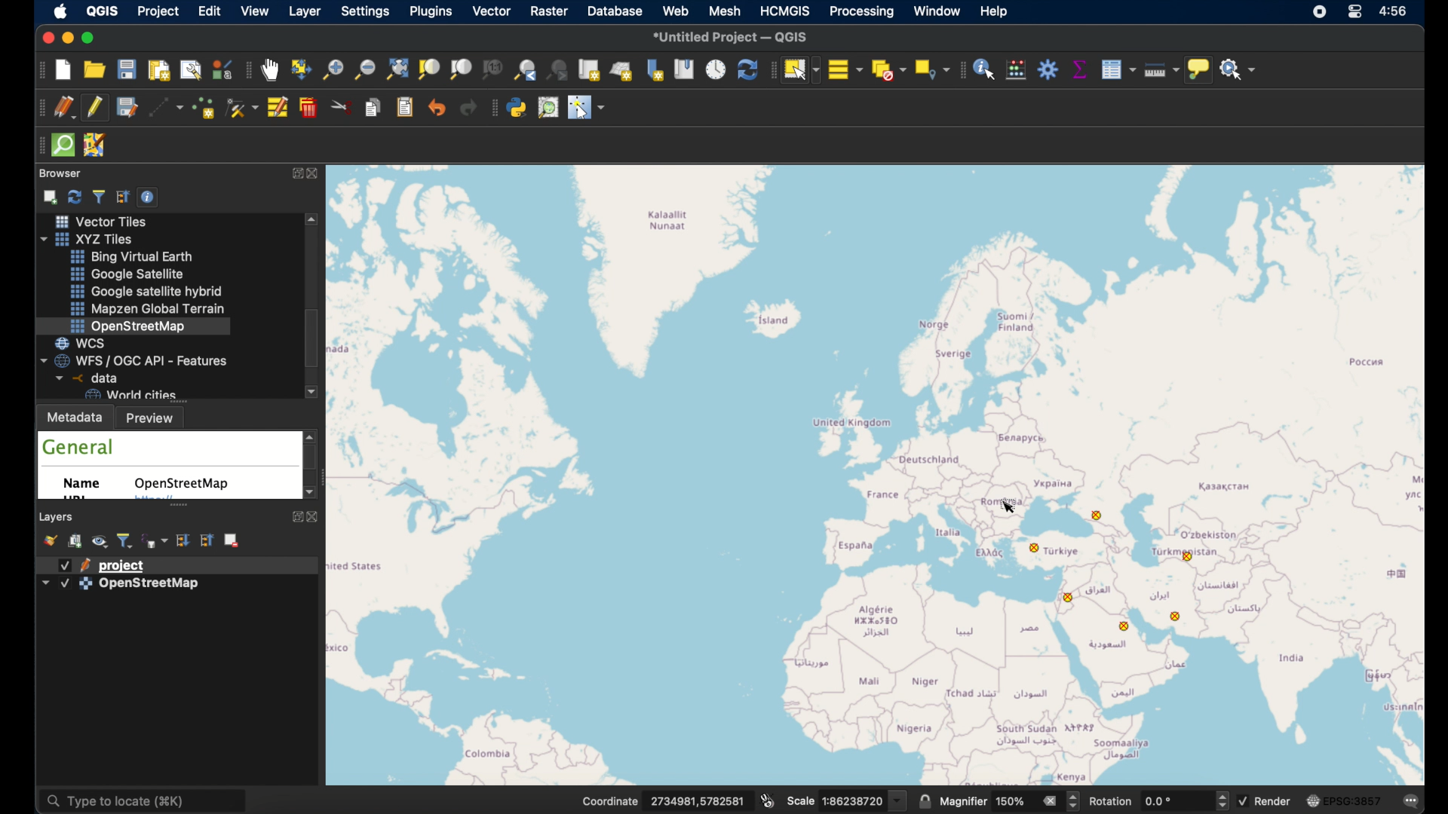 This screenshot has width=1448, height=814. Describe the element at coordinates (318, 173) in the screenshot. I see `close` at that location.